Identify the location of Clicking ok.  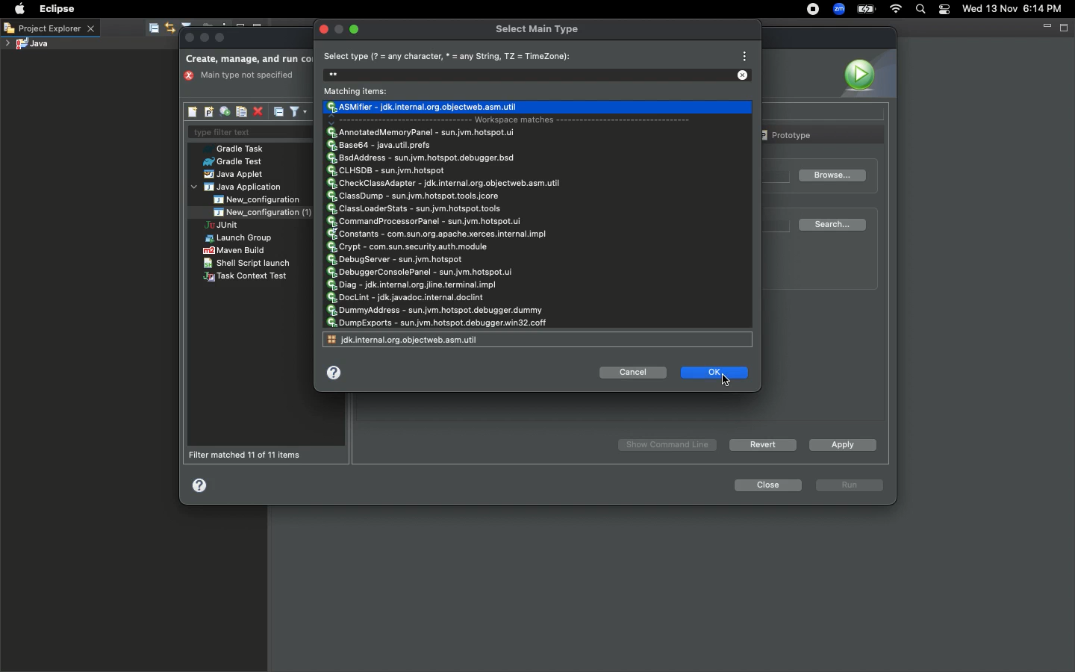
(717, 370).